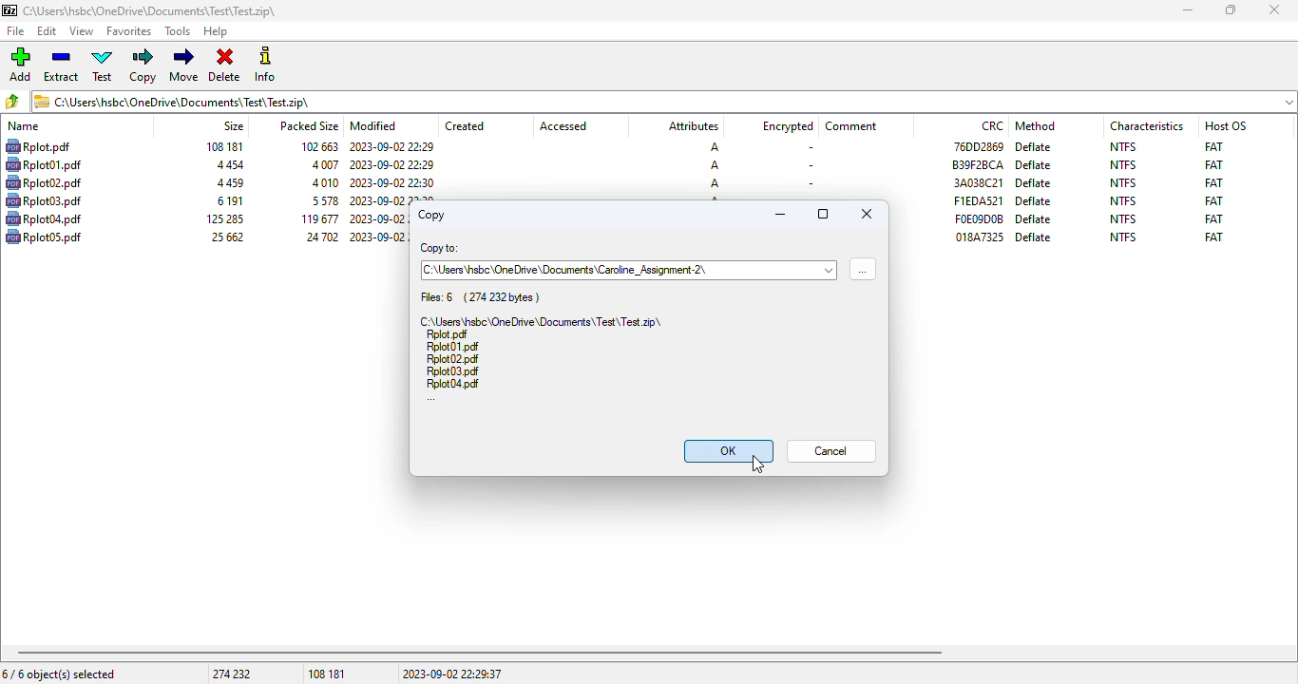 The height and width of the screenshot is (684, 1298). What do you see at coordinates (452, 348) in the screenshot?
I see `file` at bounding box center [452, 348].